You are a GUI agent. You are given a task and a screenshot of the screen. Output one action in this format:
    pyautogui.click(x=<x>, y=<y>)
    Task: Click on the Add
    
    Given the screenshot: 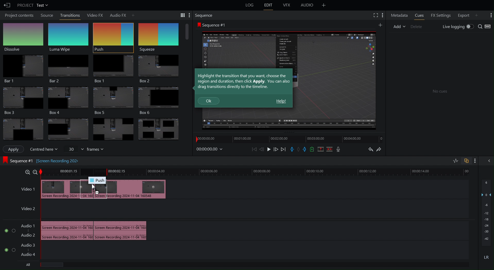 What is the action you would take?
    pyautogui.click(x=324, y=5)
    